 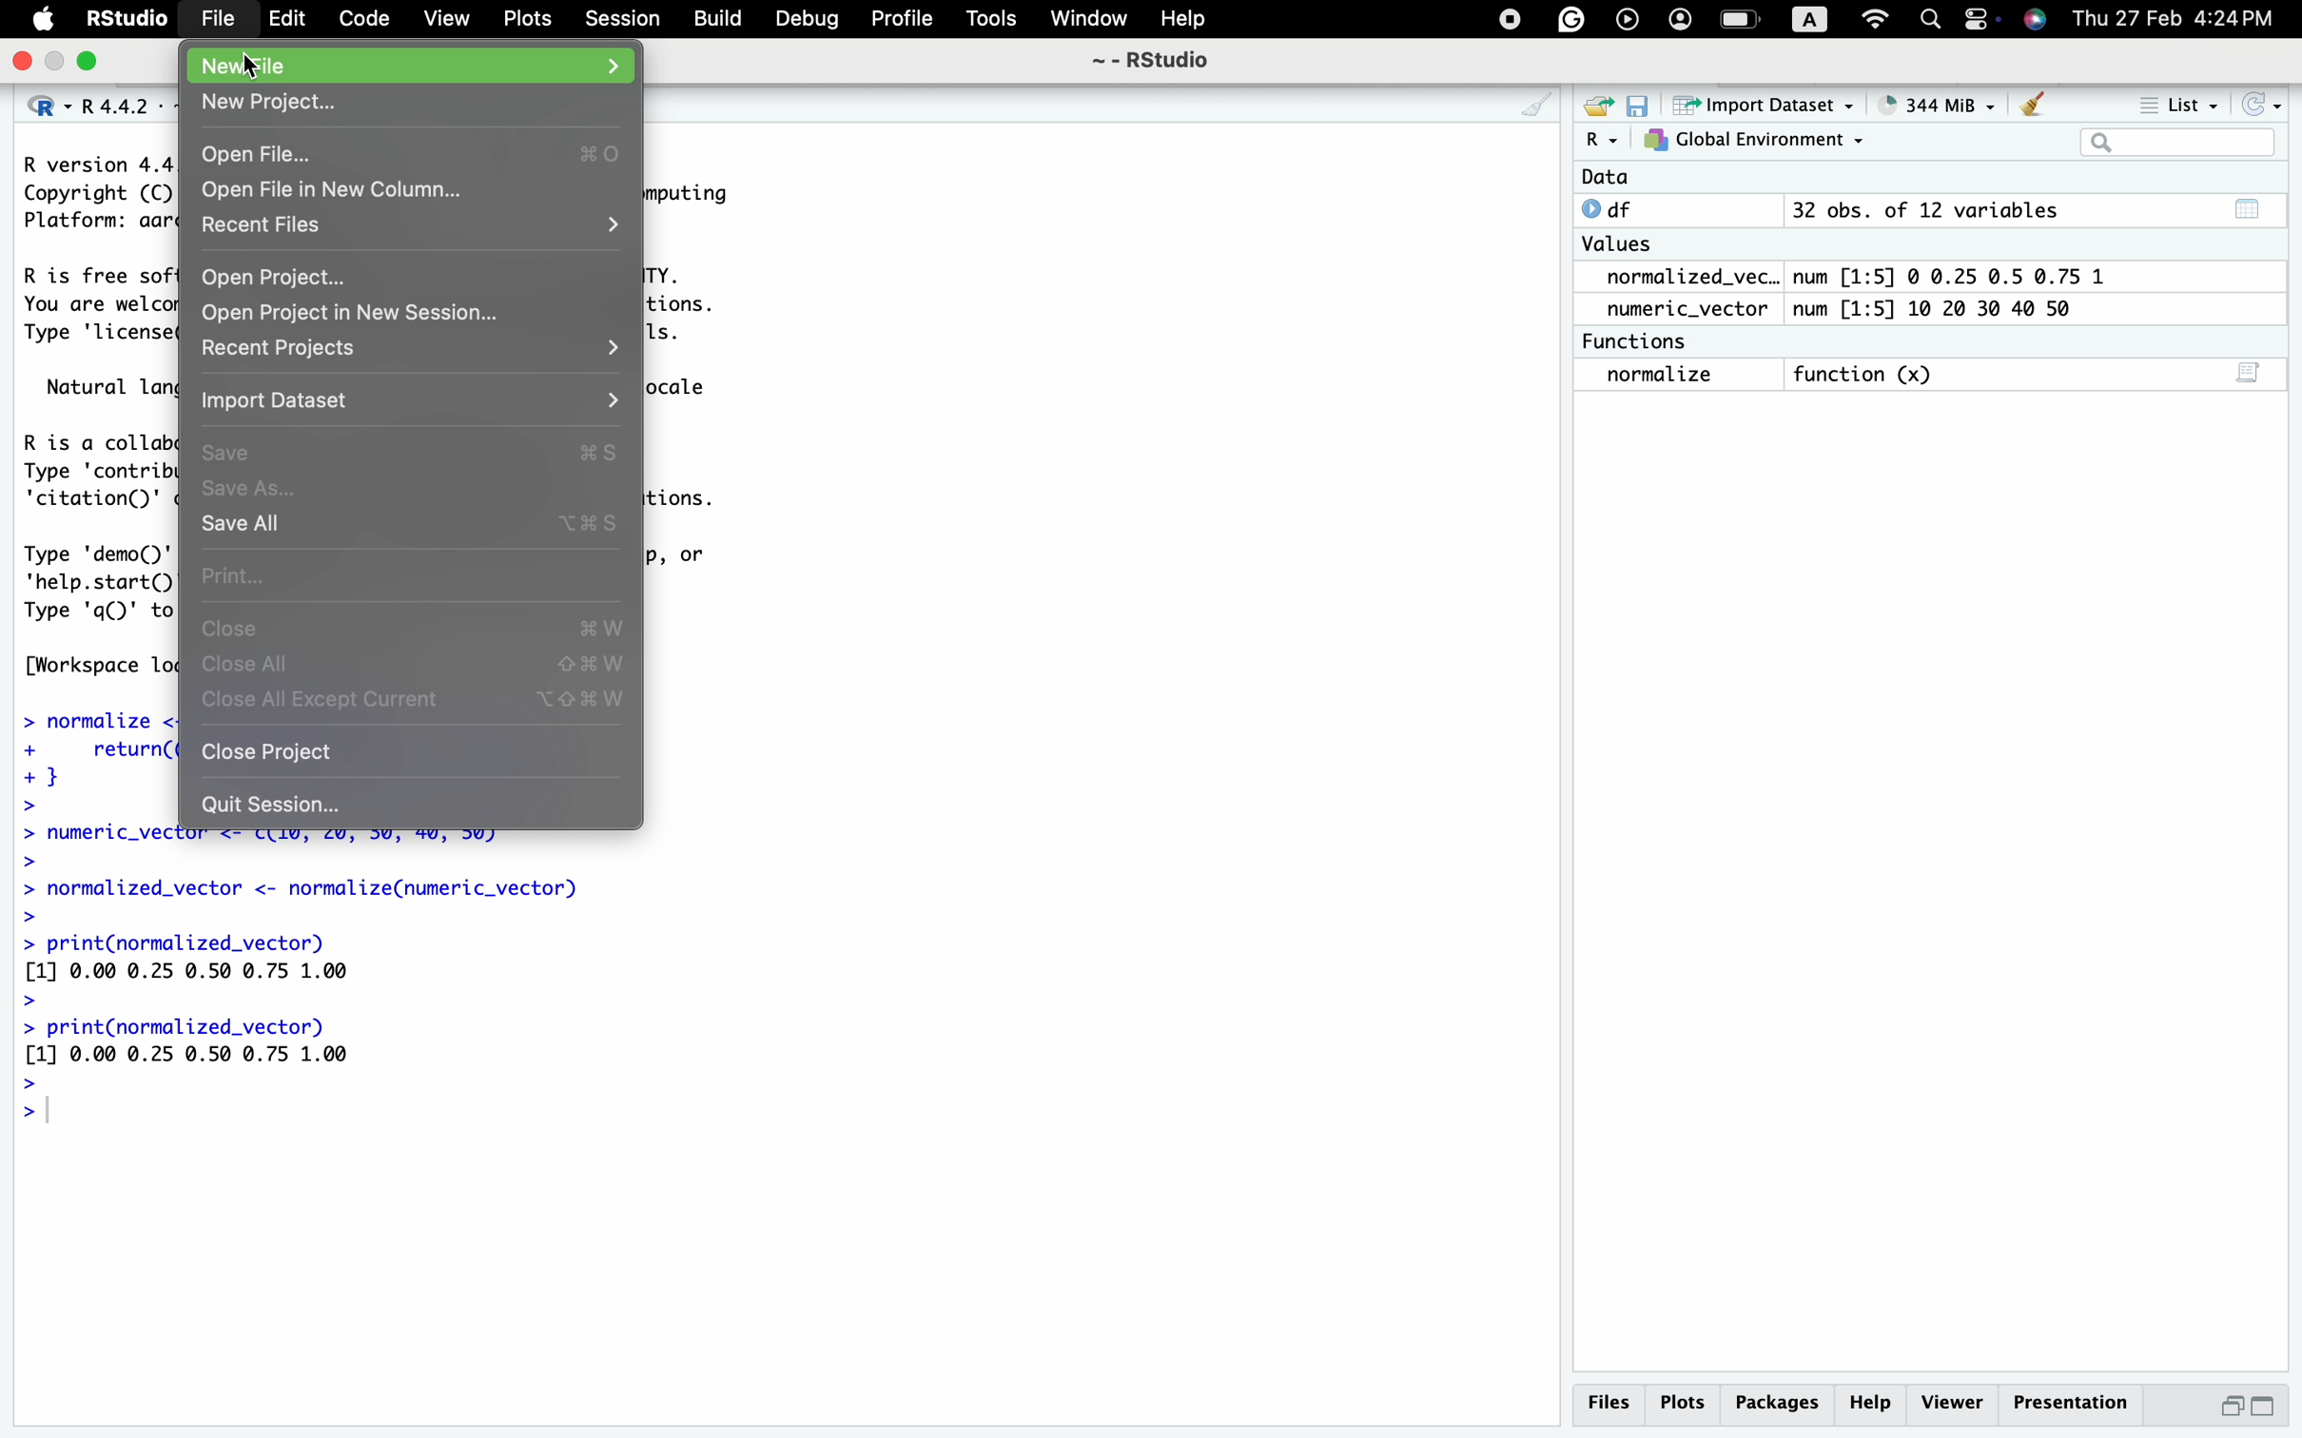 What do you see at coordinates (288, 21) in the screenshot?
I see `Edit` at bounding box center [288, 21].